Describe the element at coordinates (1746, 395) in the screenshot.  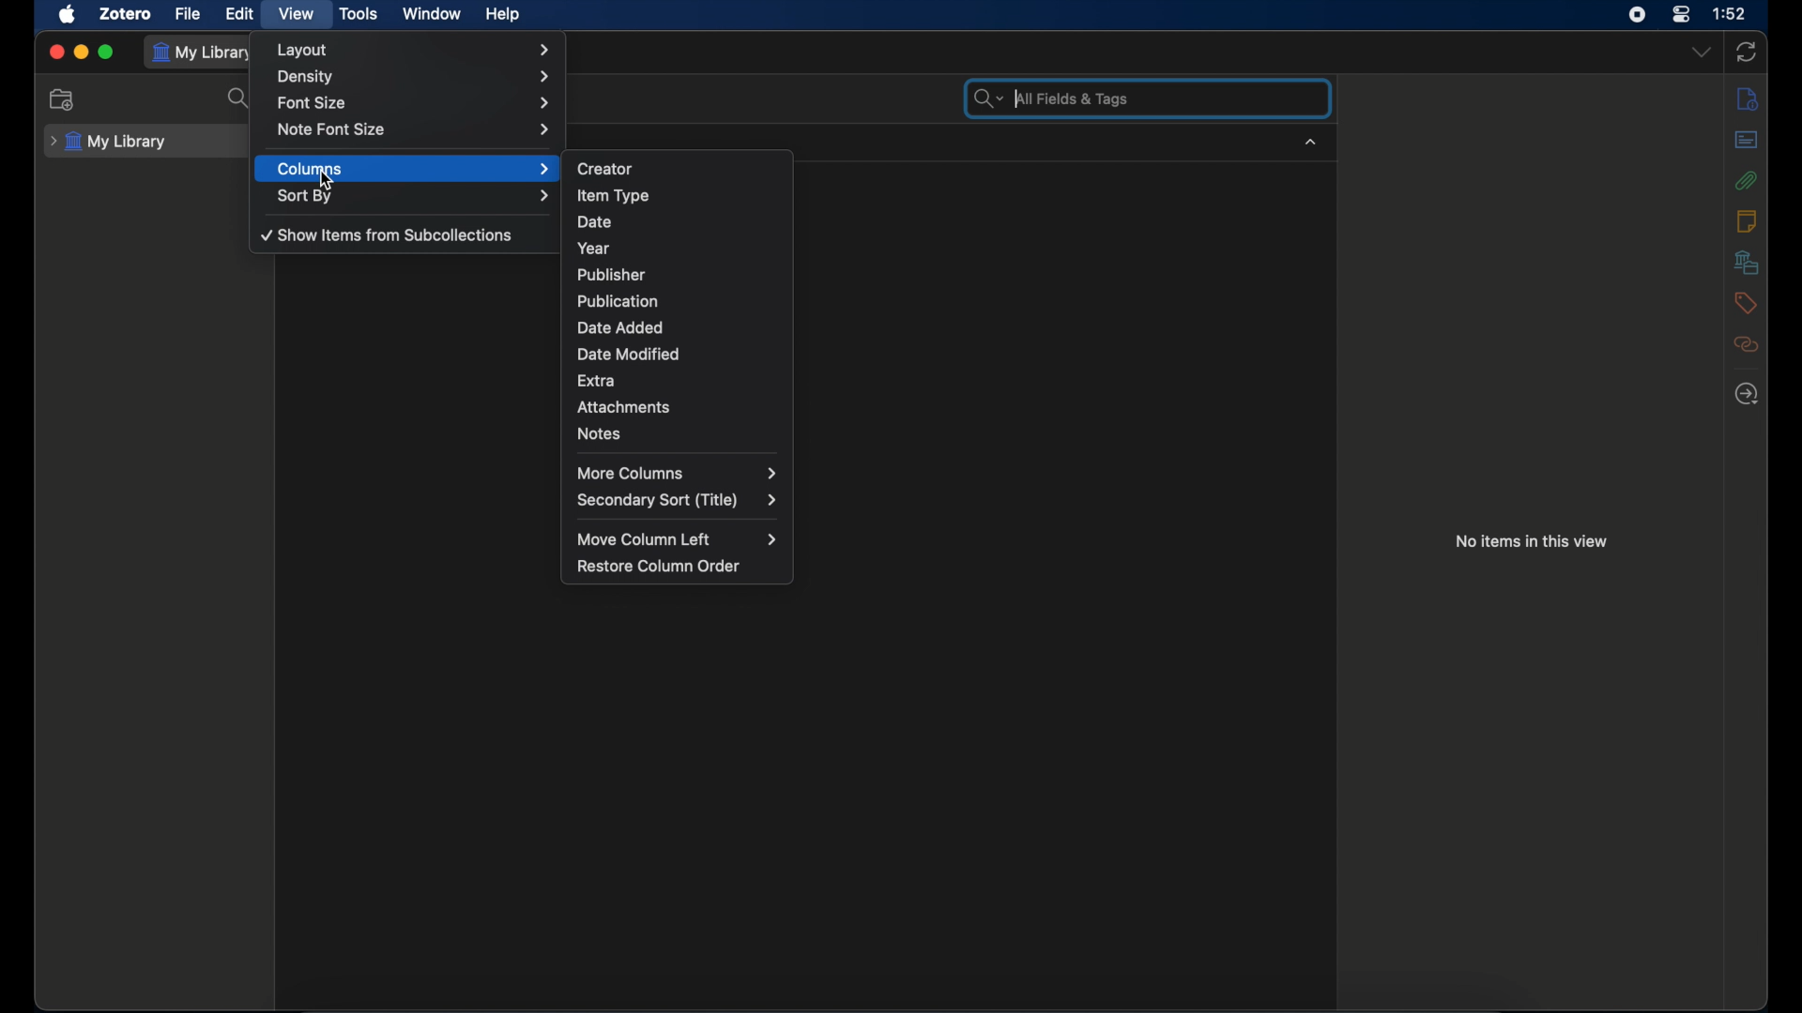
I see `locate` at that location.